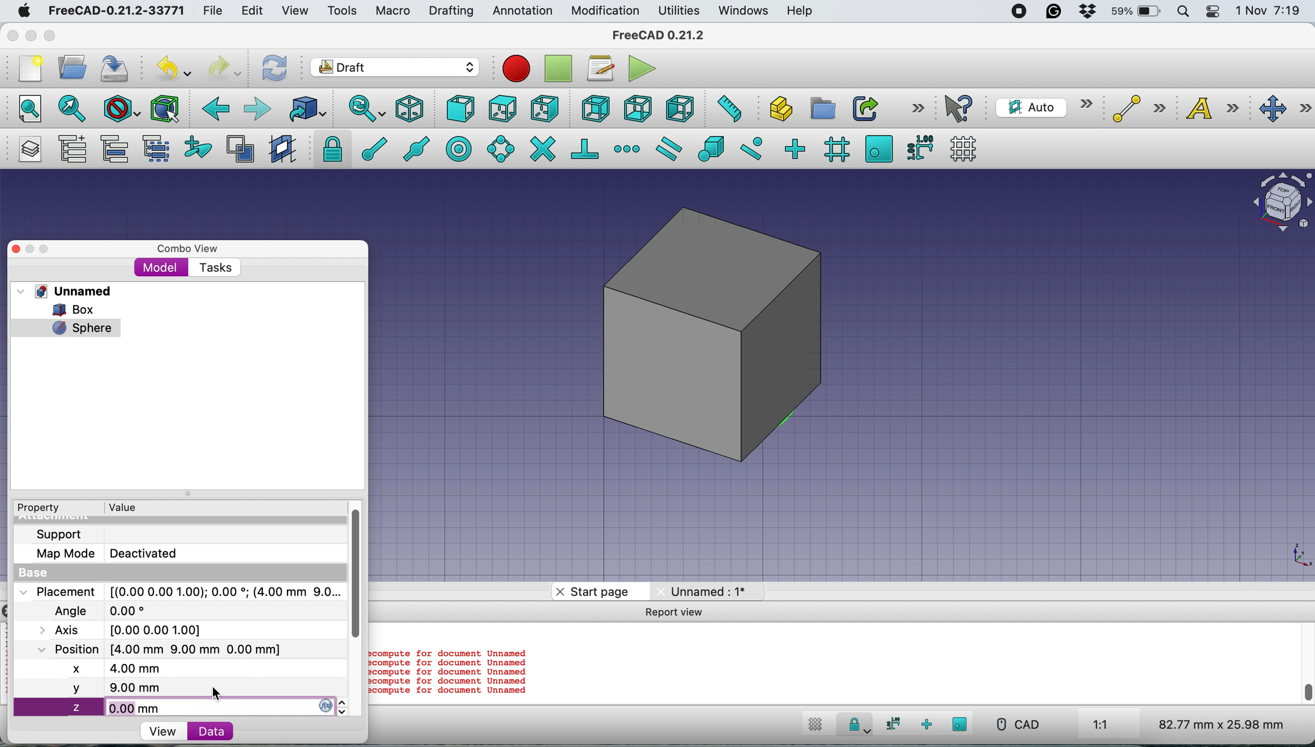 The width and height of the screenshot is (1315, 747). I want to click on cad, so click(1017, 724).